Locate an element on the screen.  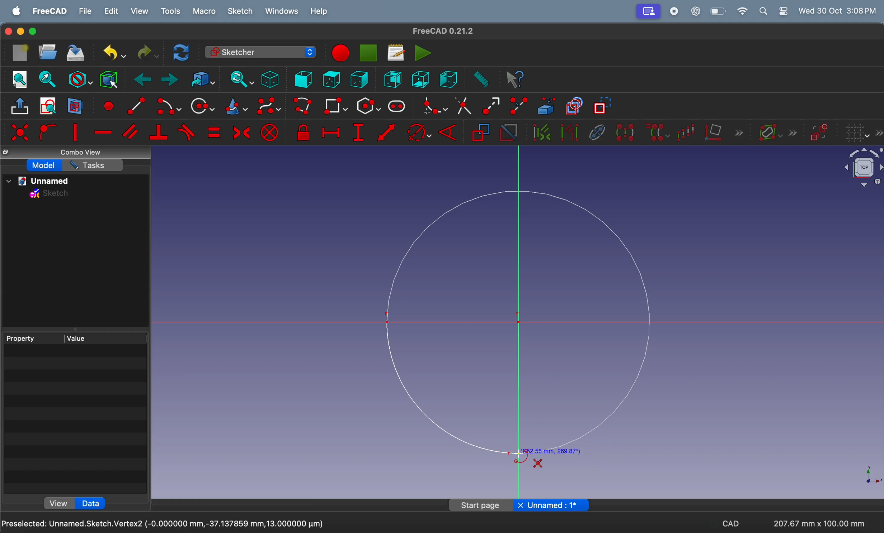
switch virtual space is located at coordinates (819, 133).